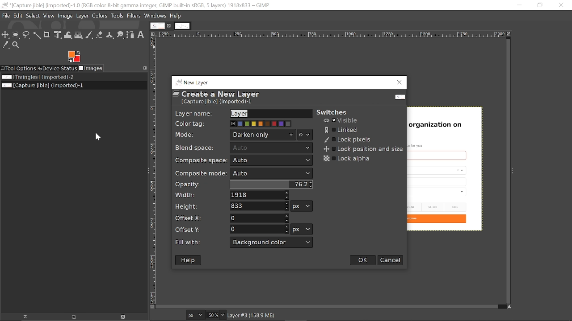 The height and width of the screenshot is (321, 572). What do you see at coordinates (212, 315) in the screenshot?
I see `Current zoom` at bounding box center [212, 315].